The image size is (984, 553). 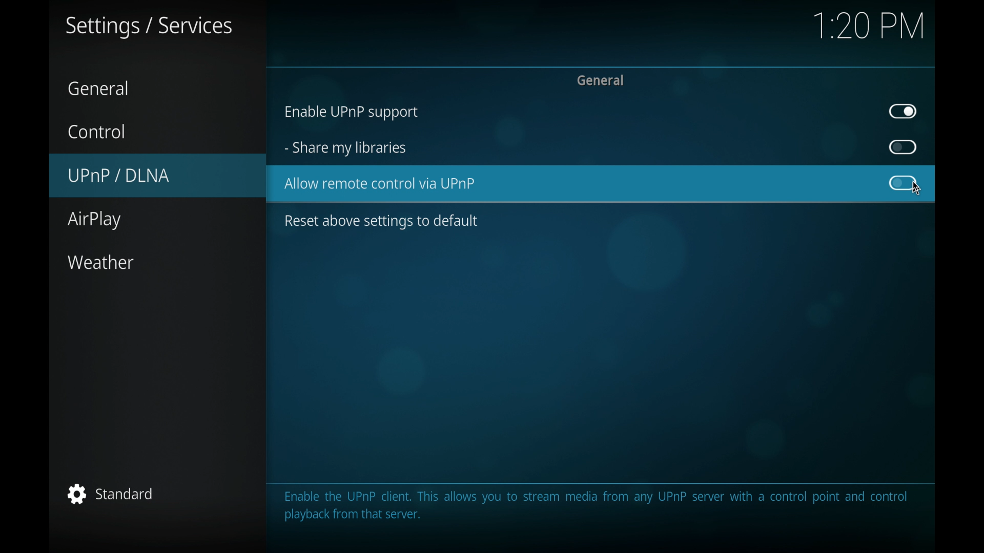 What do you see at coordinates (917, 190) in the screenshot?
I see `cursor` at bounding box center [917, 190].